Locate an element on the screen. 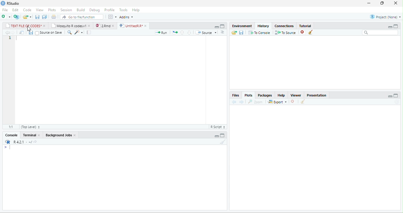 The image size is (403, 213). open in new window is located at coordinates (22, 32).